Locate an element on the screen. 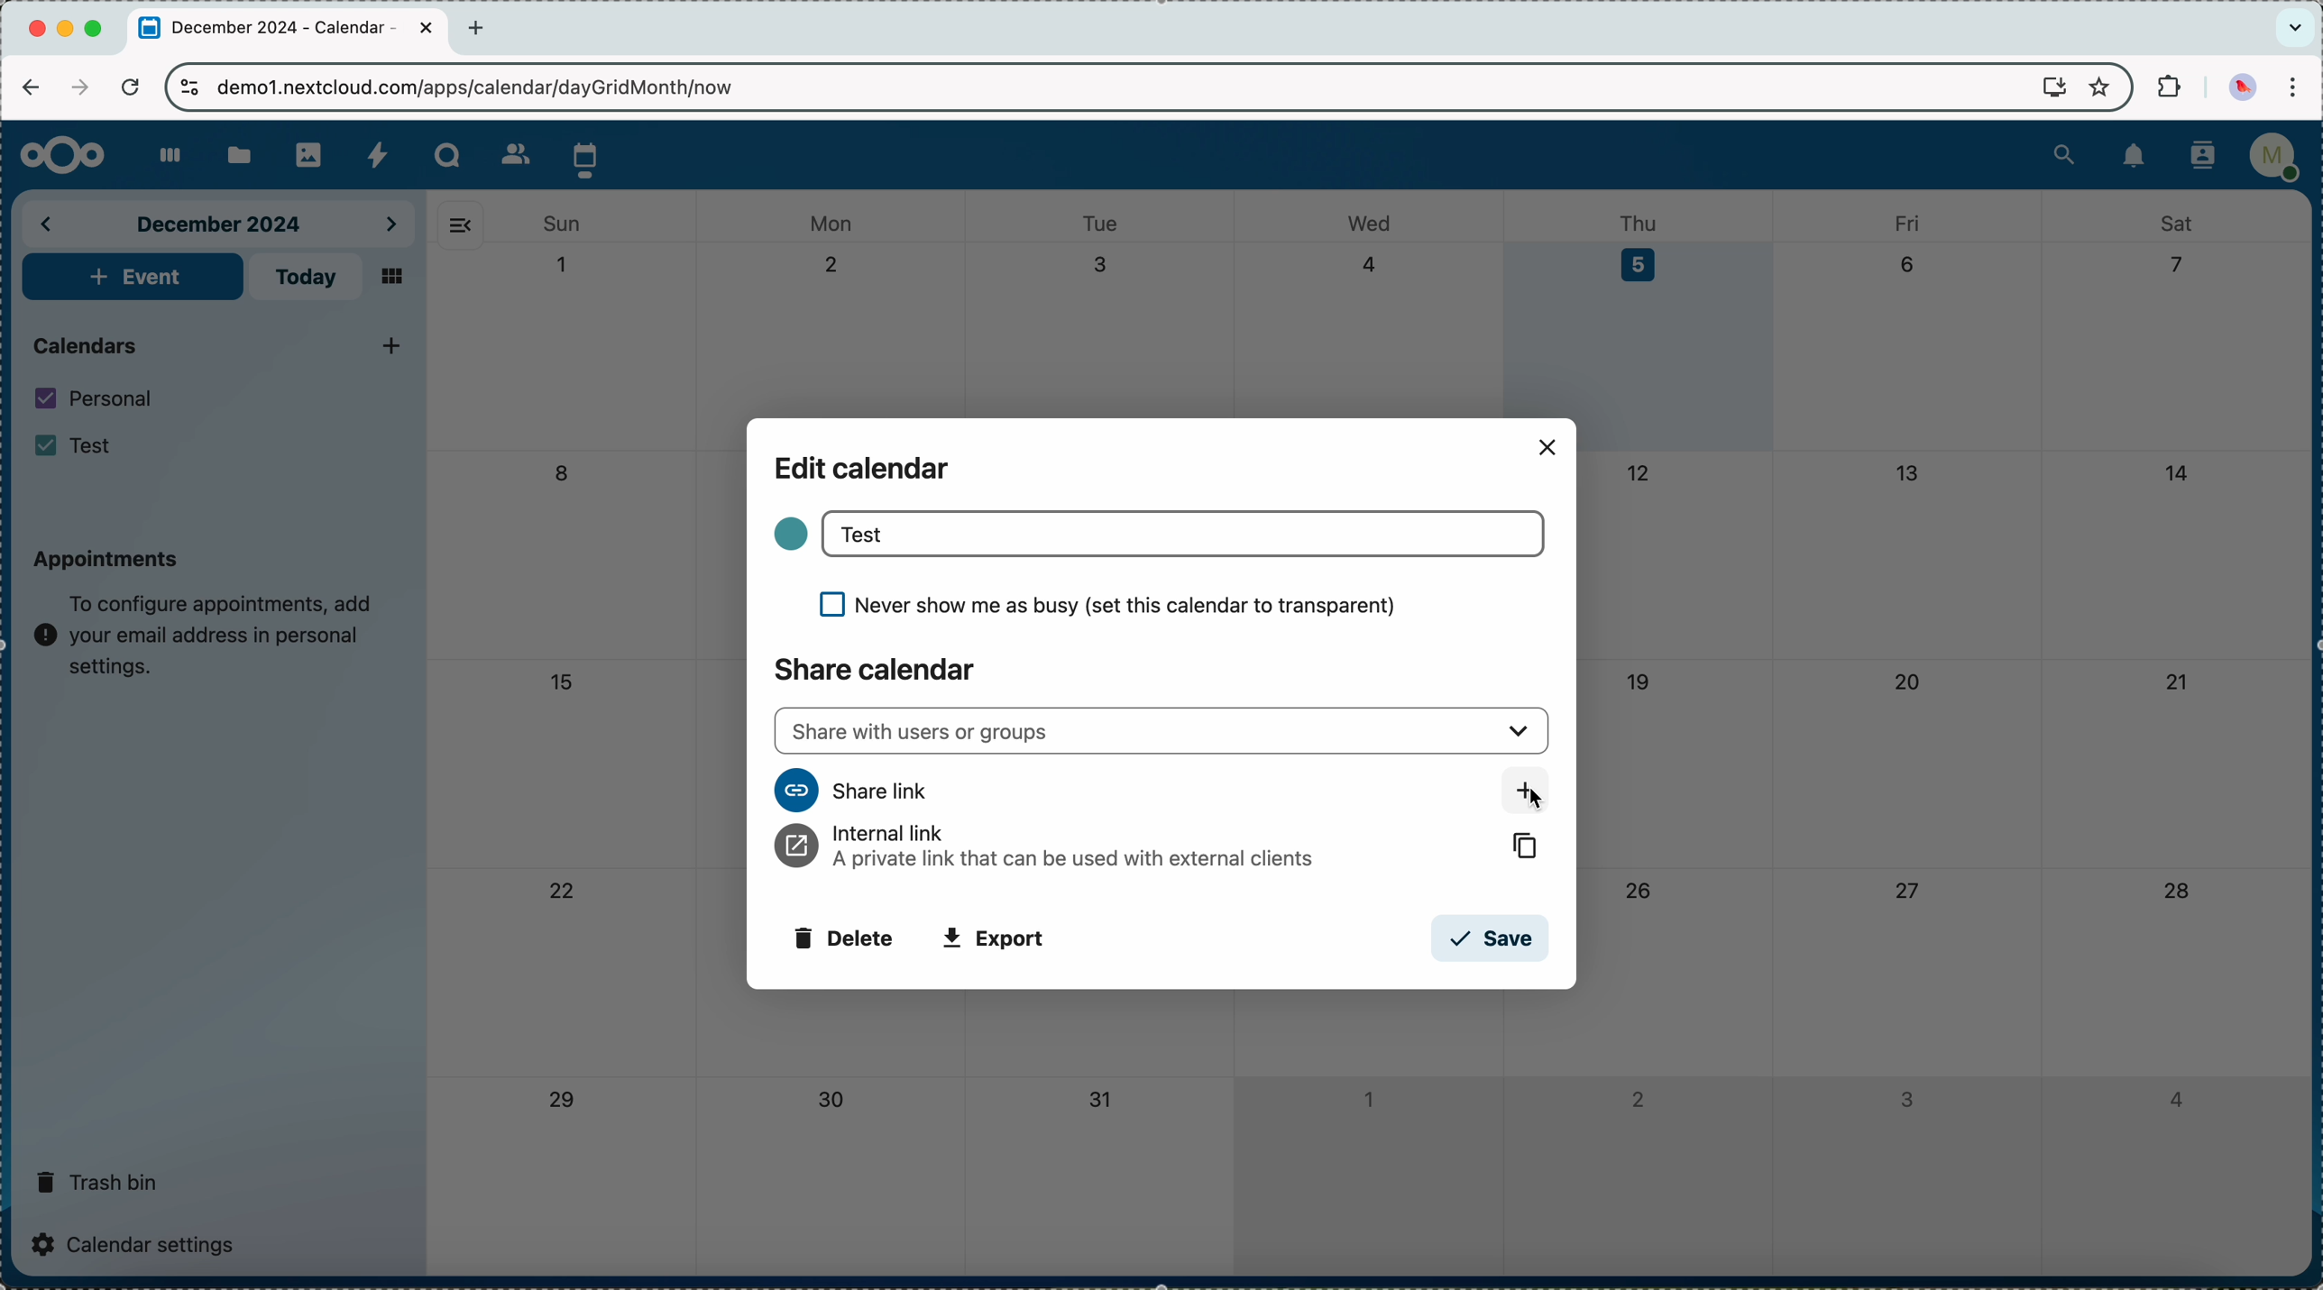 The height and width of the screenshot is (1290, 2323). 20 is located at coordinates (1909, 682).